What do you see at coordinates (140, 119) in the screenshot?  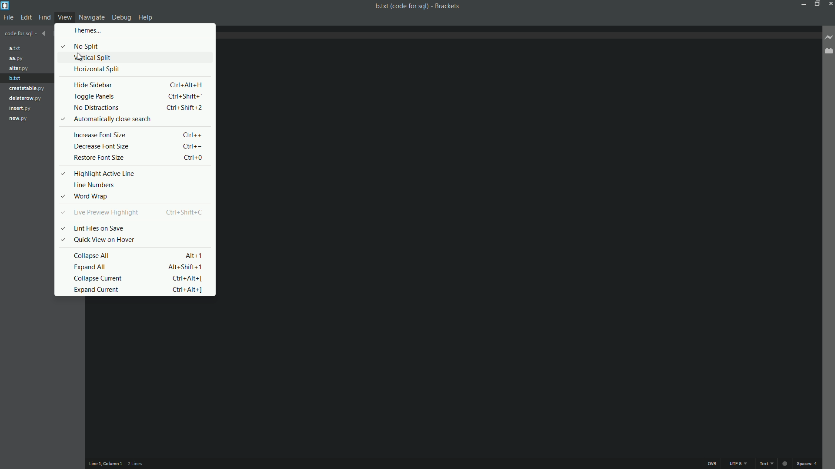 I see `automatically close search` at bounding box center [140, 119].